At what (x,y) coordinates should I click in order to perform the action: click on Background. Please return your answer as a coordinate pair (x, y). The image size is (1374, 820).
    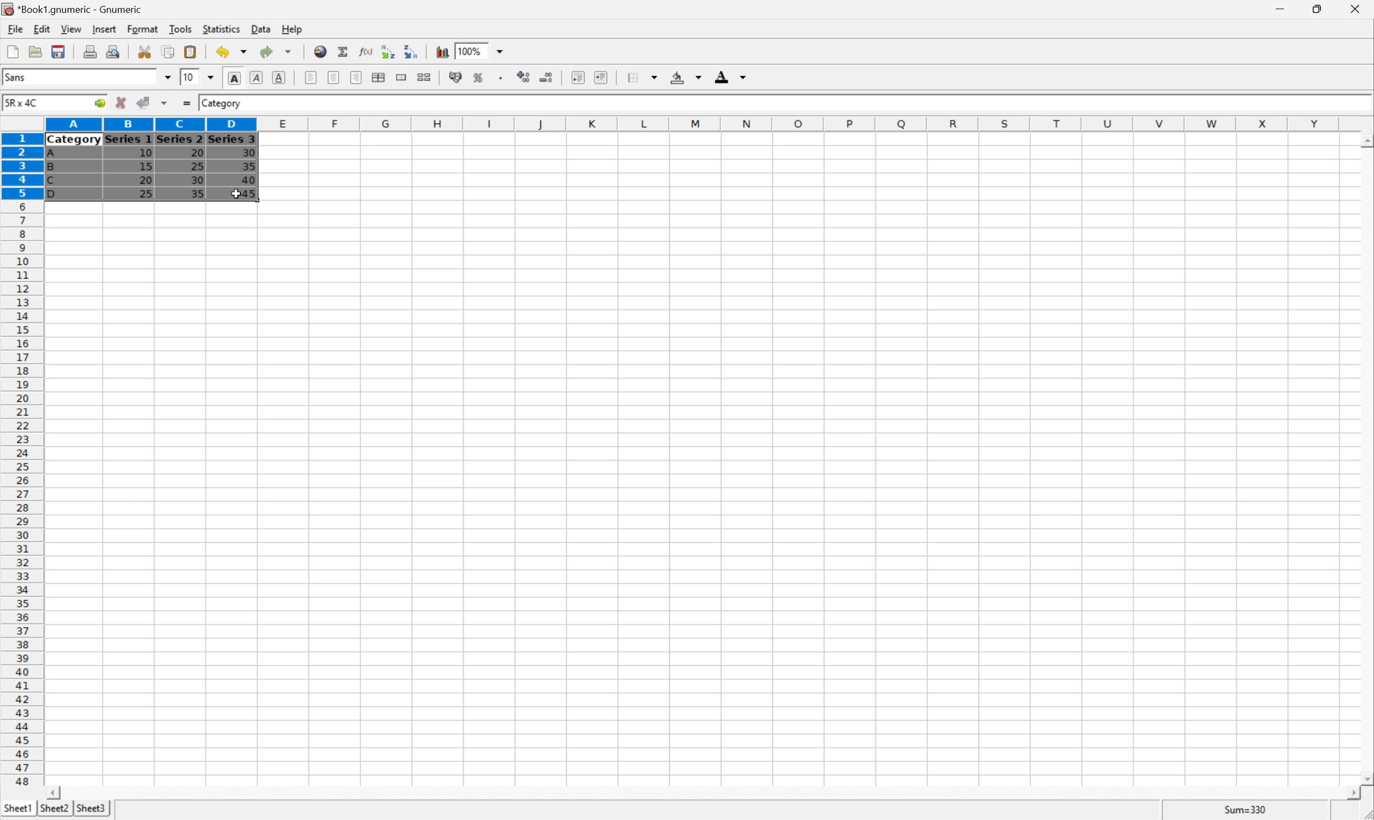
    Looking at the image, I should click on (685, 76).